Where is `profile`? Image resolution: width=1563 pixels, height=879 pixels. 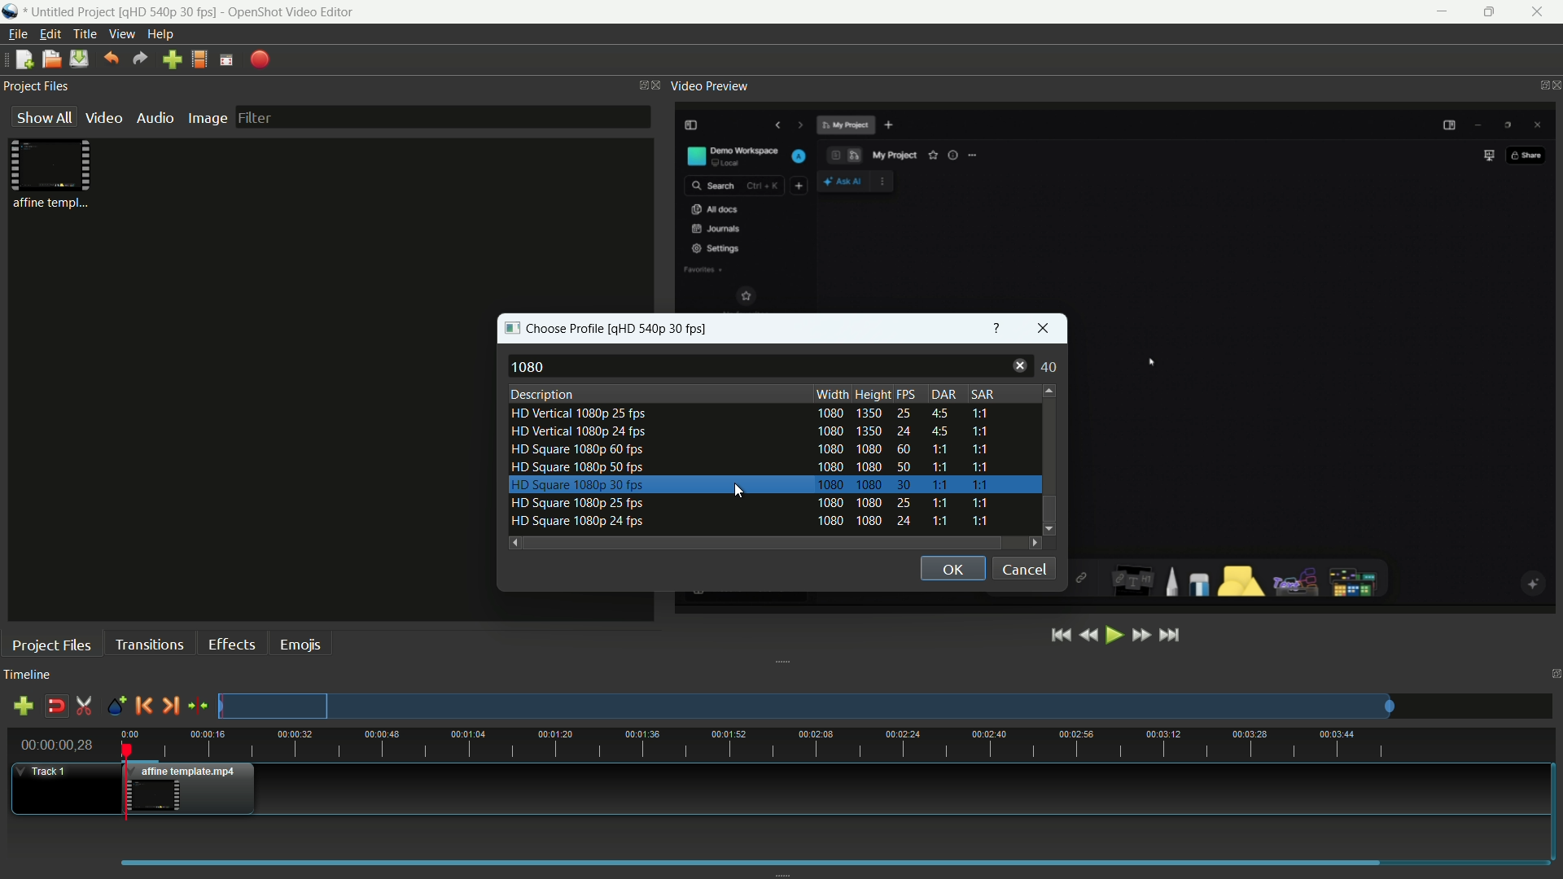 profile is located at coordinates (663, 328).